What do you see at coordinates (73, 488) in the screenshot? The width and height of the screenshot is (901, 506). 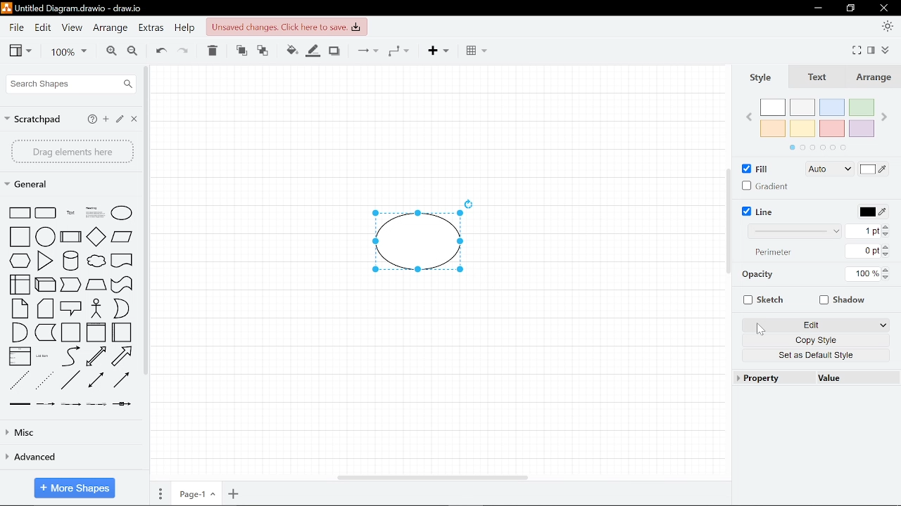 I see `More shapes` at bounding box center [73, 488].